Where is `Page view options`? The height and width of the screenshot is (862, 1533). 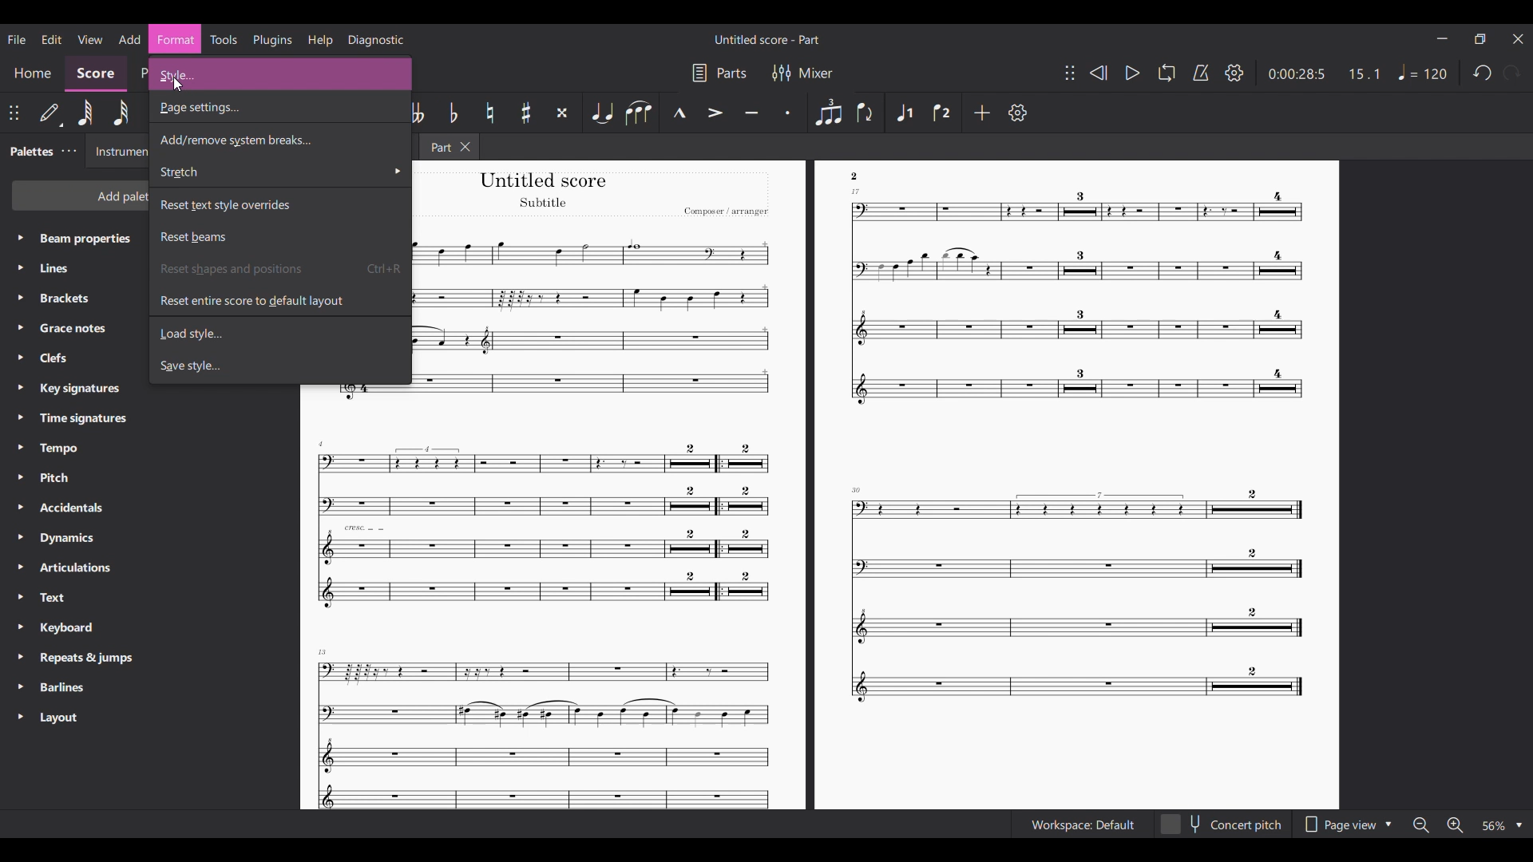
Page view options is located at coordinates (1347, 824).